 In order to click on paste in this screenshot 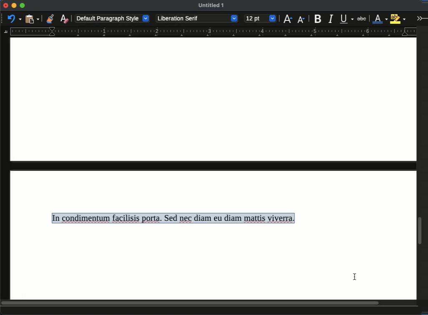, I will do `click(33, 18)`.